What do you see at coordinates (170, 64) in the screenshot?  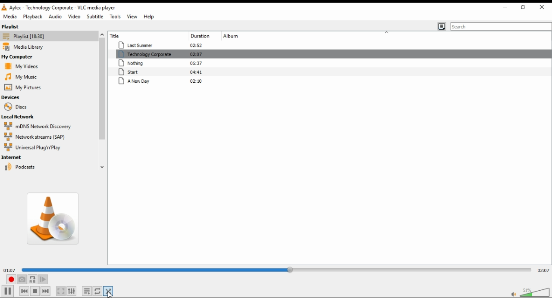 I see `nothing` at bounding box center [170, 64].